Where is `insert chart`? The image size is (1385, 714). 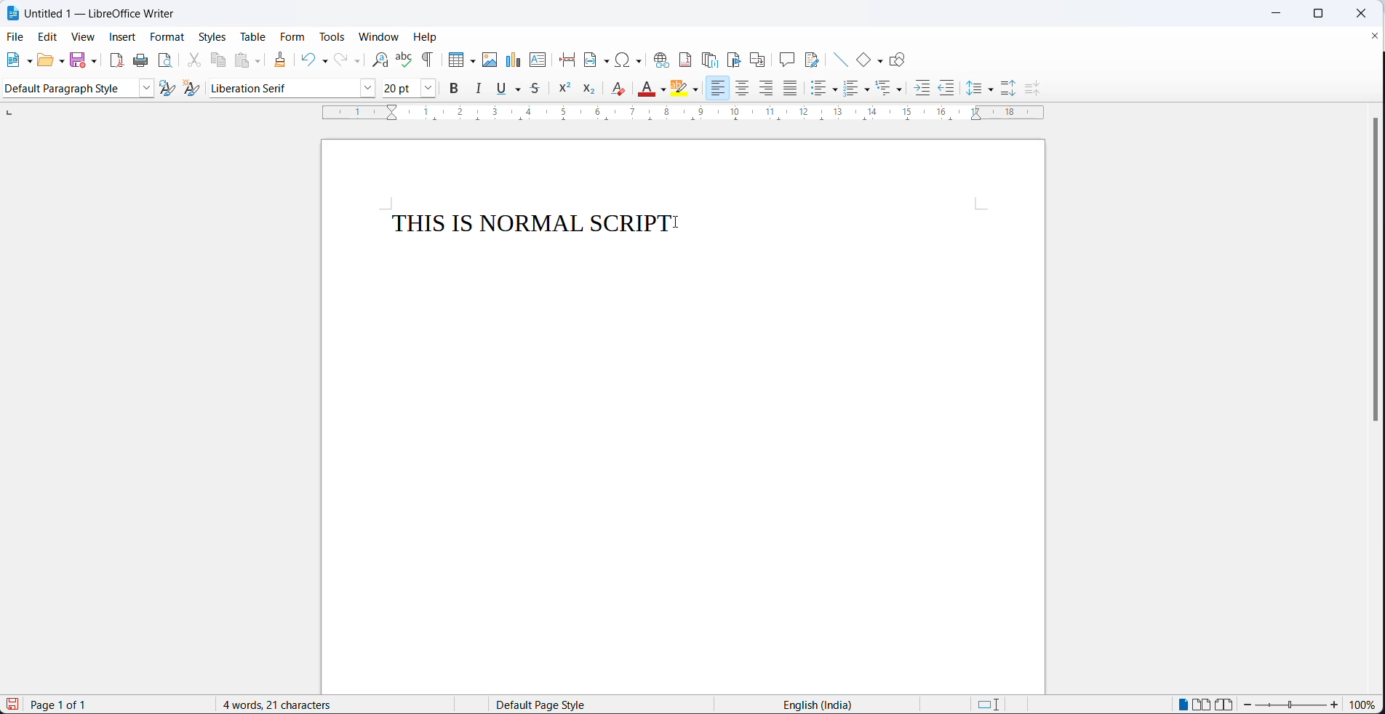 insert chart is located at coordinates (513, 59).